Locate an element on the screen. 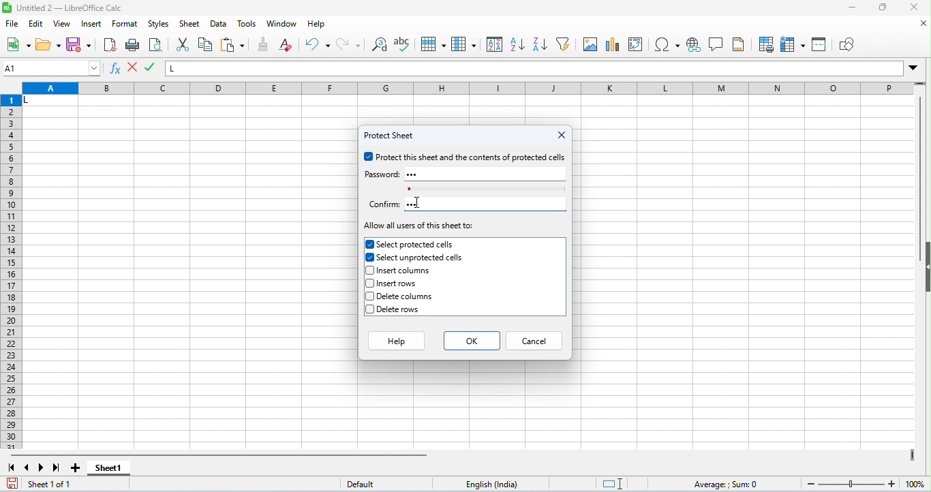 This screenshot has width=931, height=492. protect this sheet and the contents of protected cells is located at coordinates (465, 157).